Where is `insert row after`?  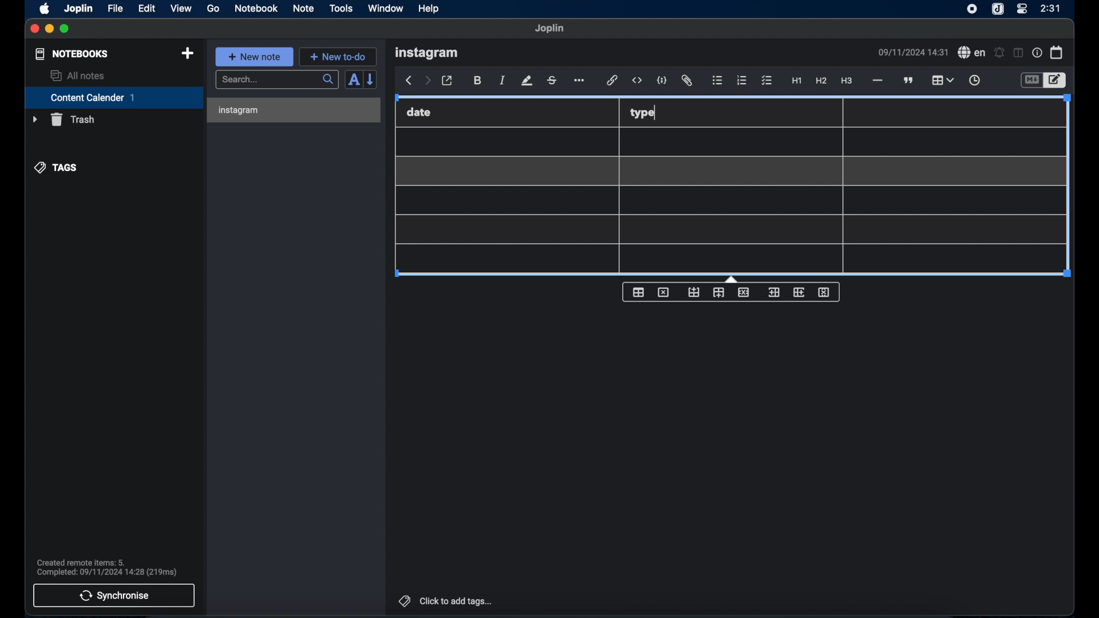
insert row after is located at coordinates (718, 292).